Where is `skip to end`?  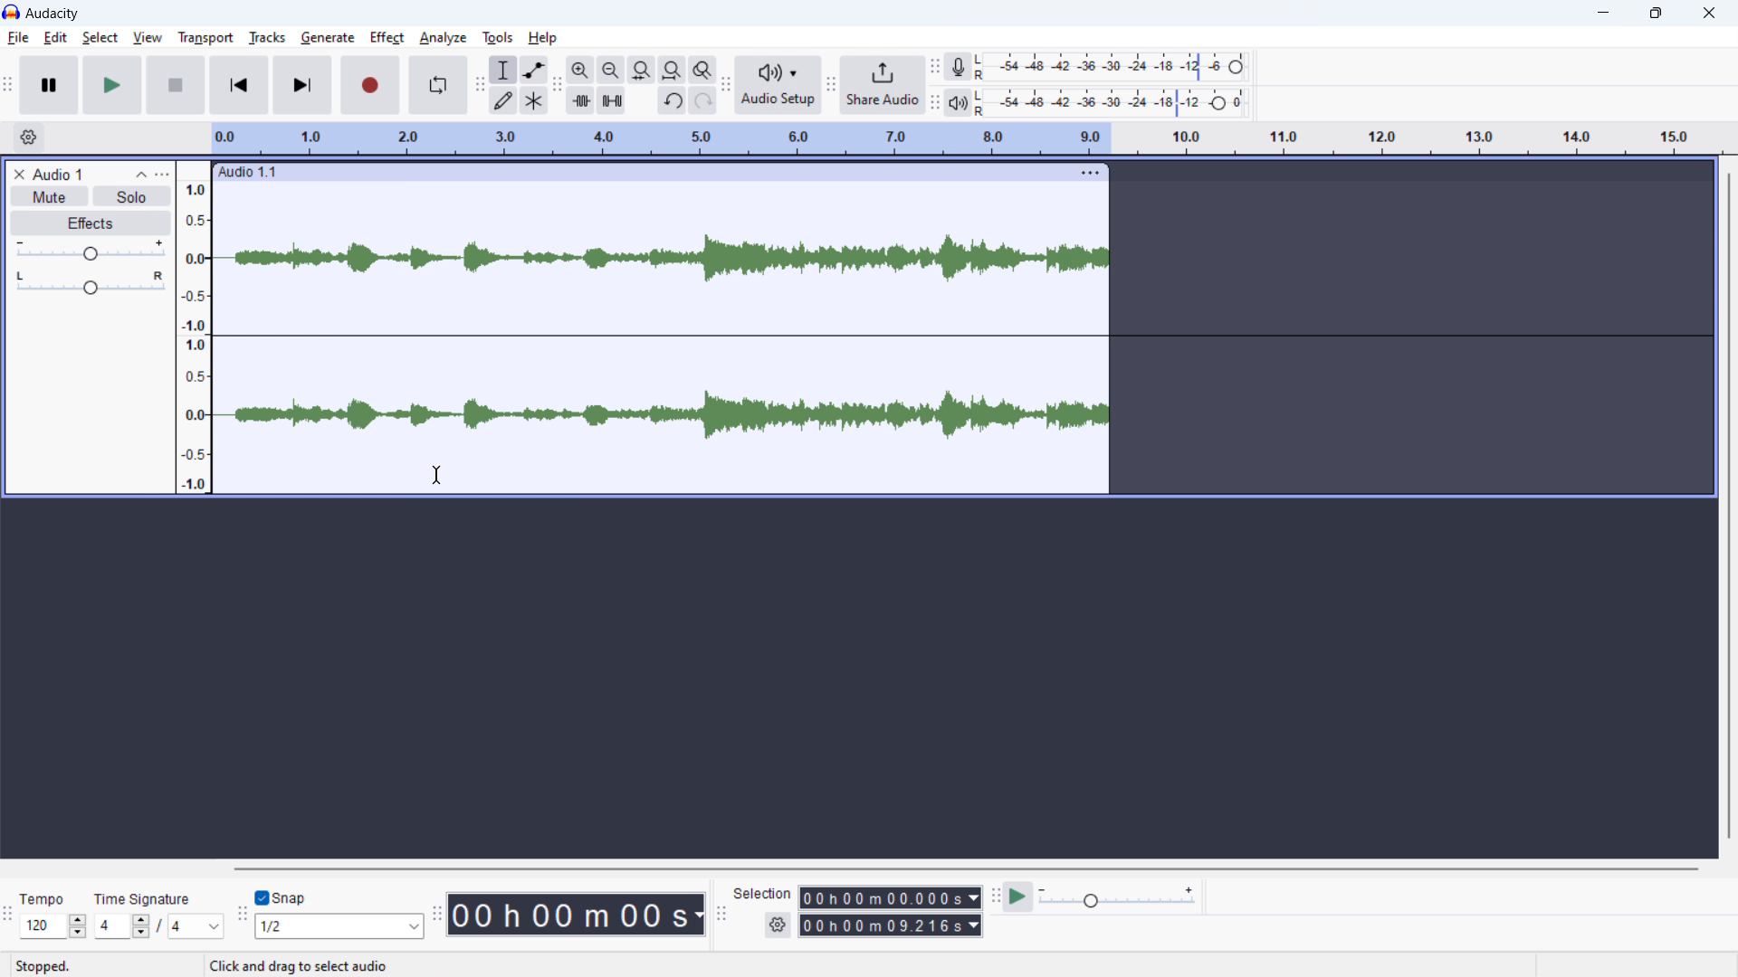 skip to end is located at coordinates (303, 85).